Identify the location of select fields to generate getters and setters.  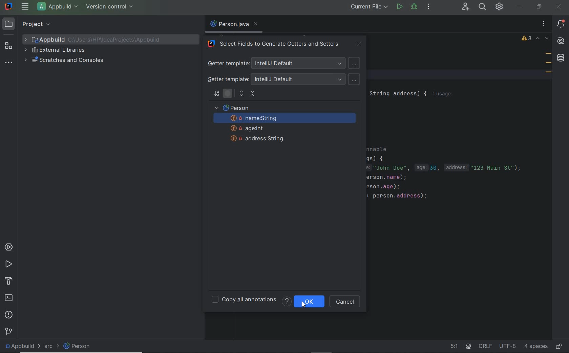
(274, 45).